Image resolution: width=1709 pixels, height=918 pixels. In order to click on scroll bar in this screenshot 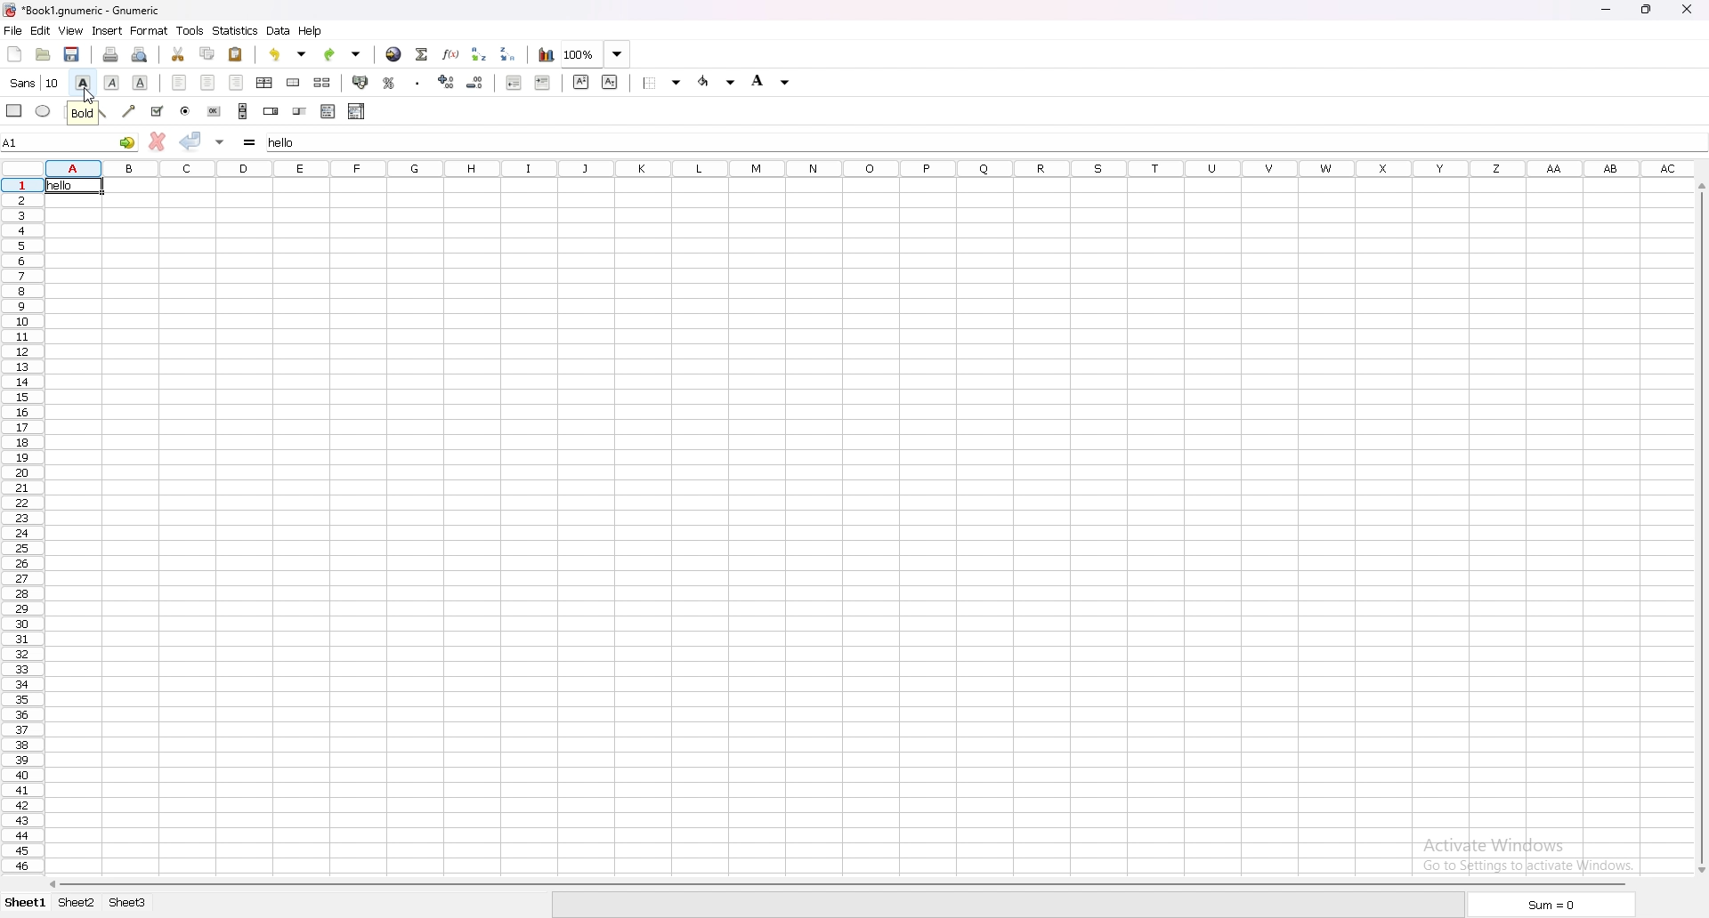, I will do `click(242, 111)`.